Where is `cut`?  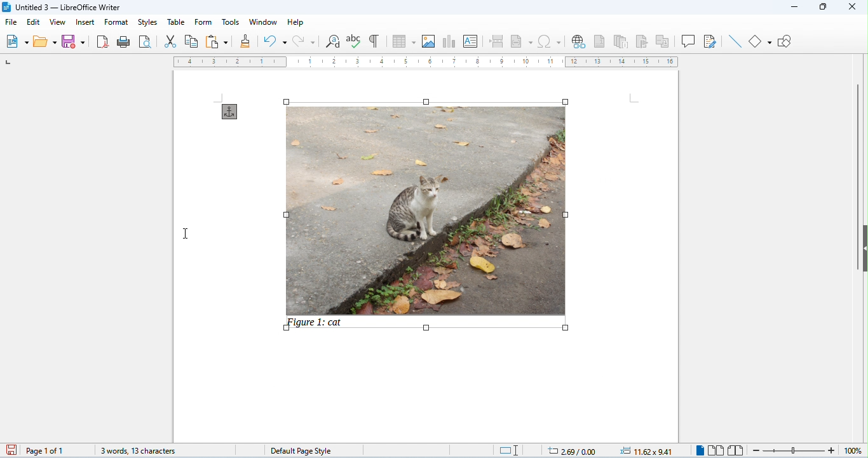 cut is located at coordinates (170, 42).